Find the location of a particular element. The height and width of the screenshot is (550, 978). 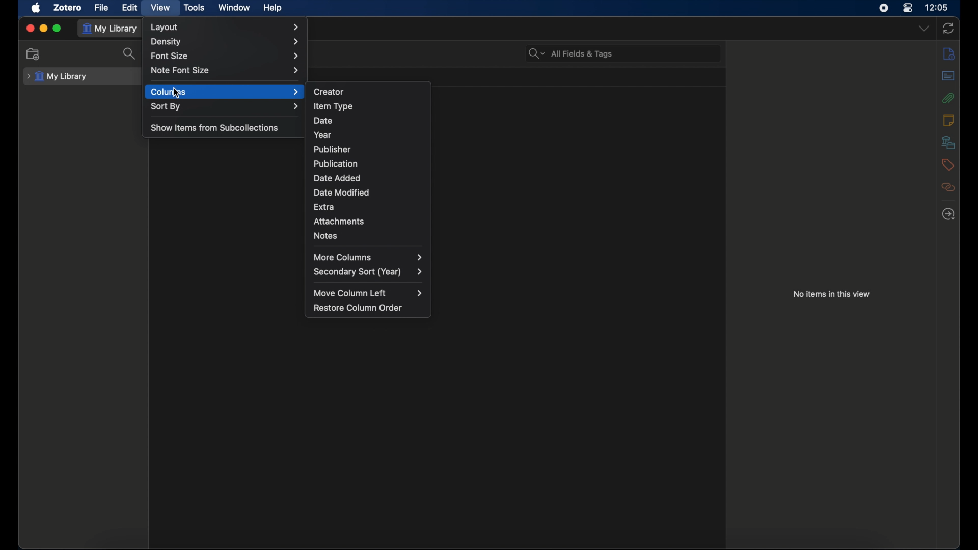

close is located at coordinates (30, 28).